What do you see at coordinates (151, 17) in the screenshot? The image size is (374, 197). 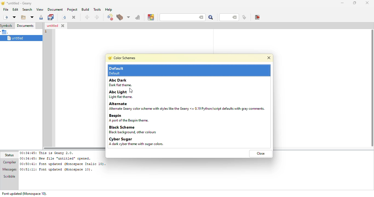 I see `color` at bounding box center [151, 17].